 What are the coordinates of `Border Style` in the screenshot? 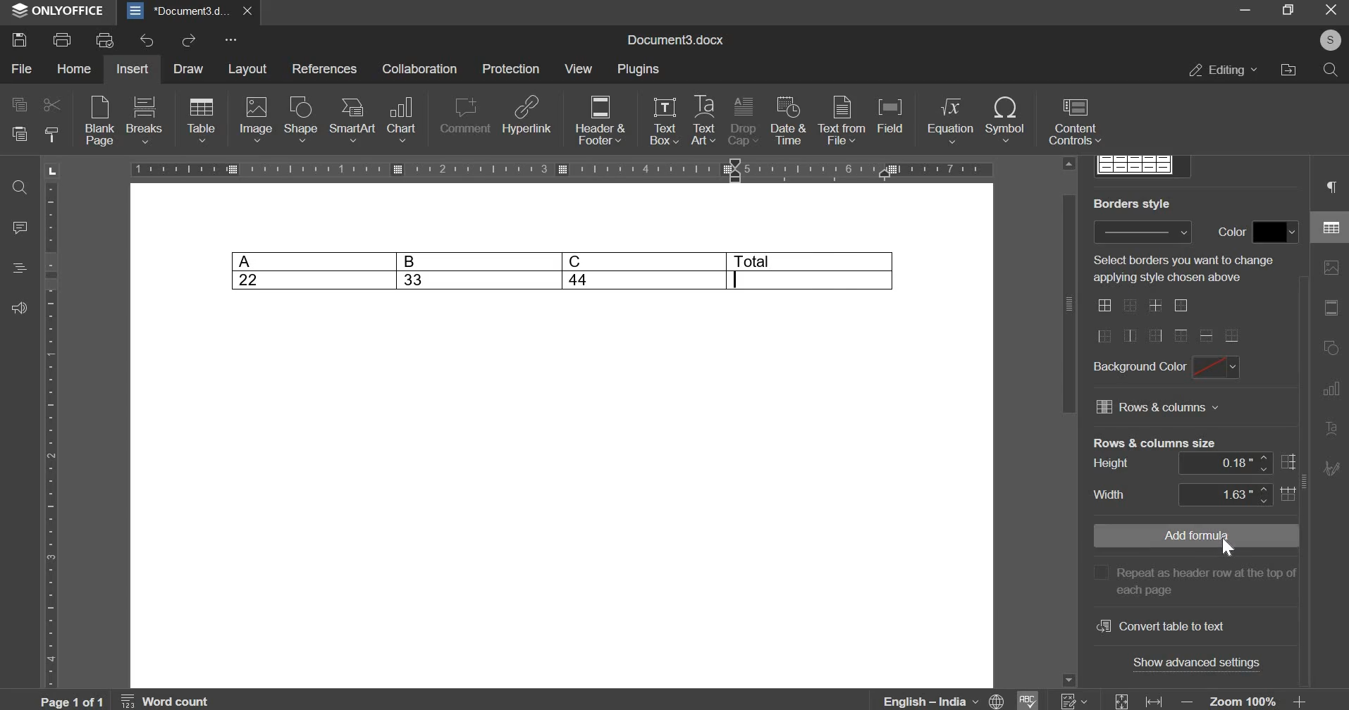 It's located at (1132, 203).